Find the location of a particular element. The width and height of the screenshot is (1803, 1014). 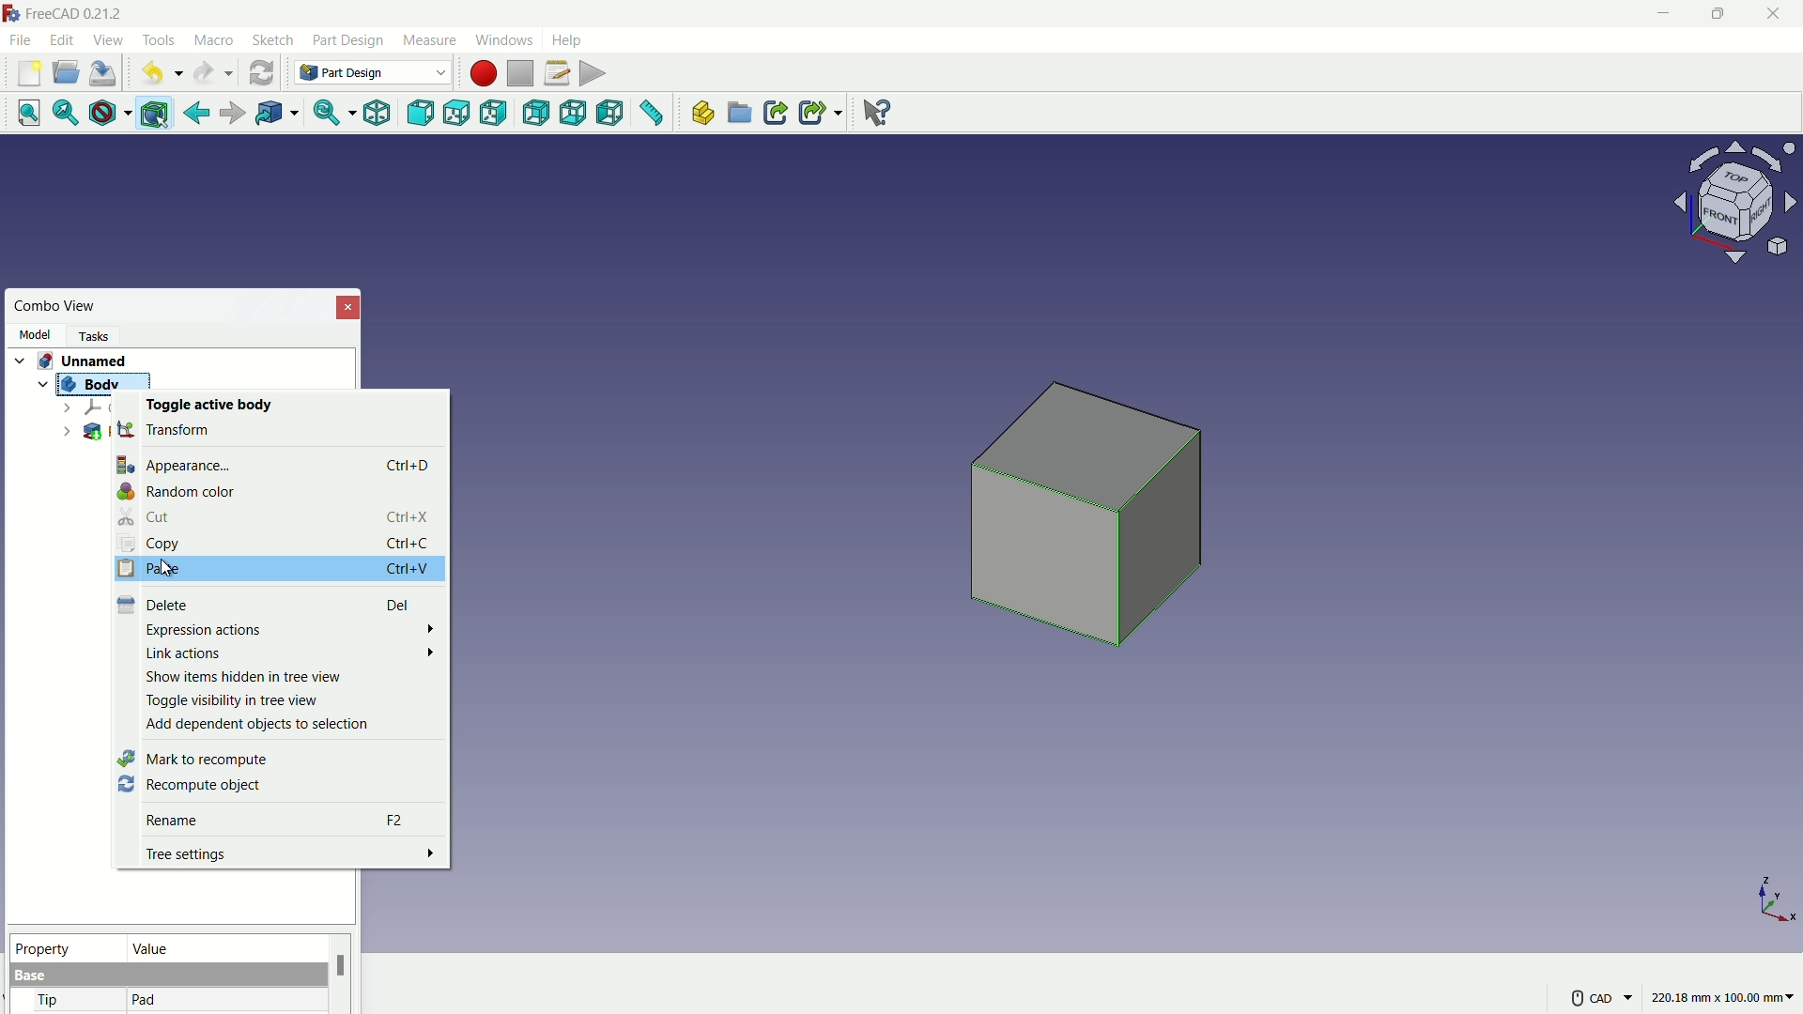

Cut Ctrl+X is located at coordinates (277, 517).